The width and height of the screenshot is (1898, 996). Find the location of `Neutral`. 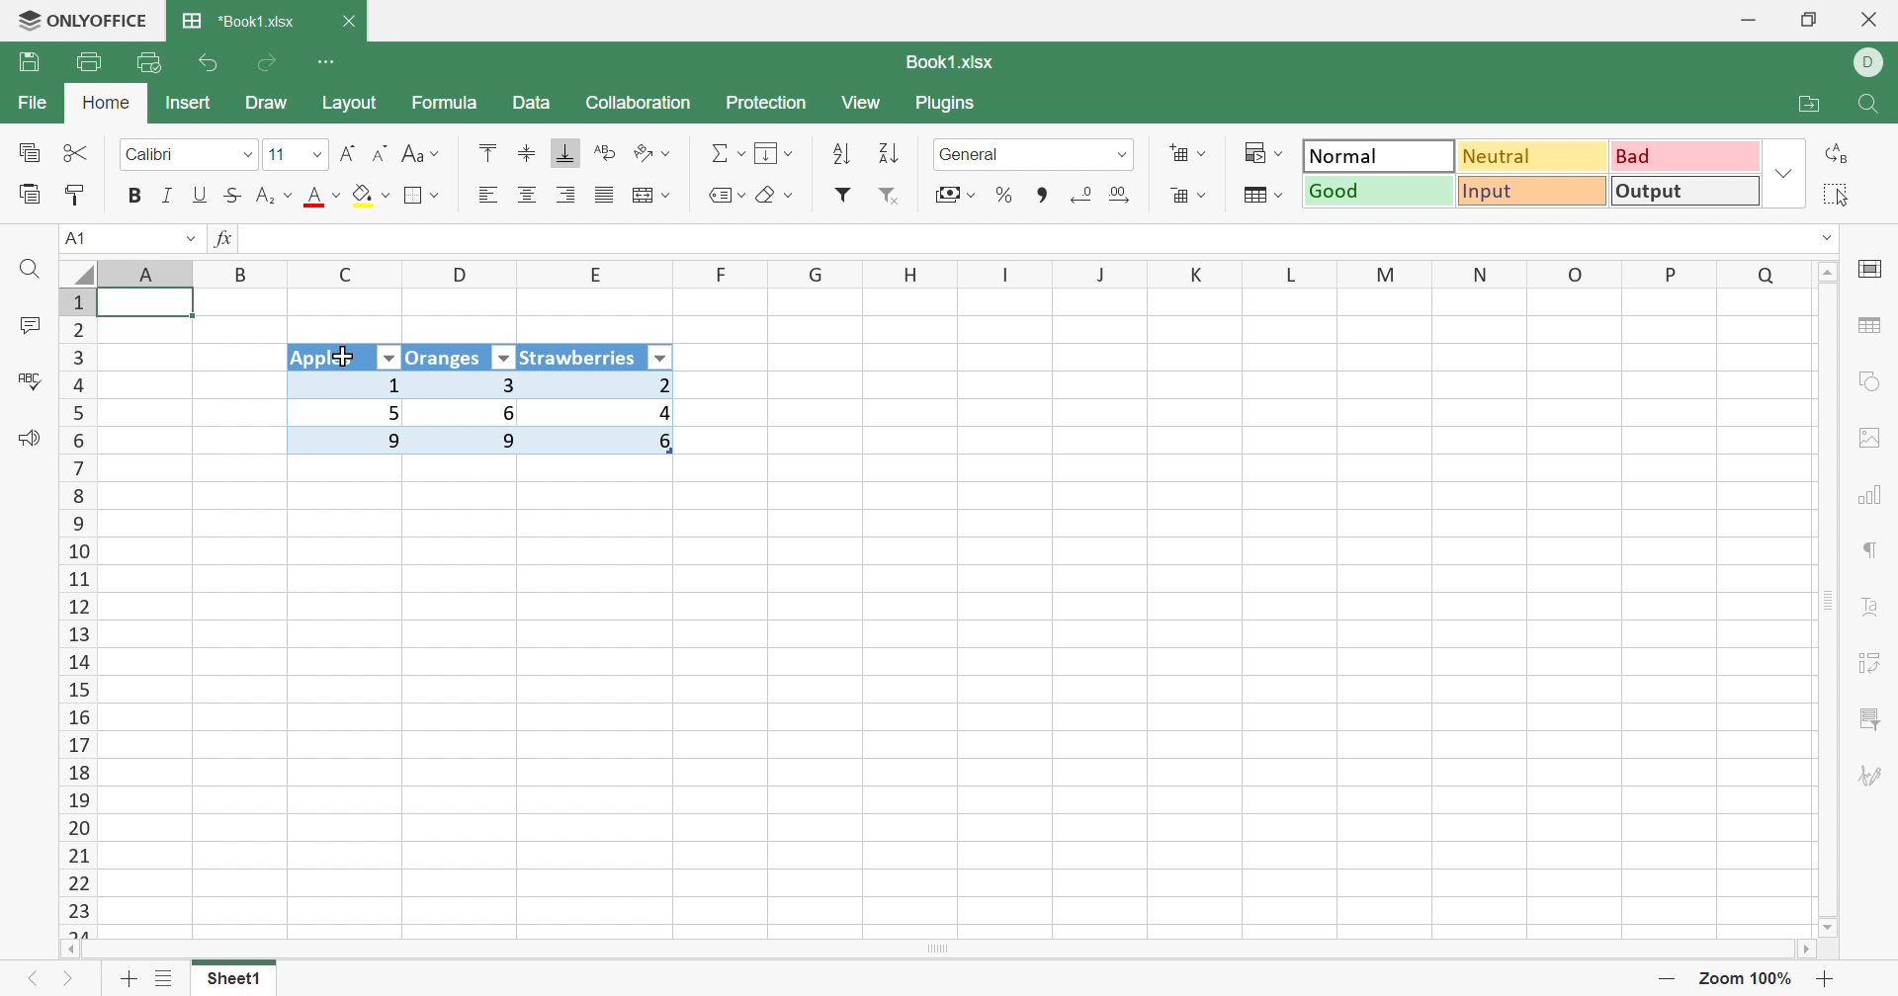

Neutral is located at coordinates (1534, 155).